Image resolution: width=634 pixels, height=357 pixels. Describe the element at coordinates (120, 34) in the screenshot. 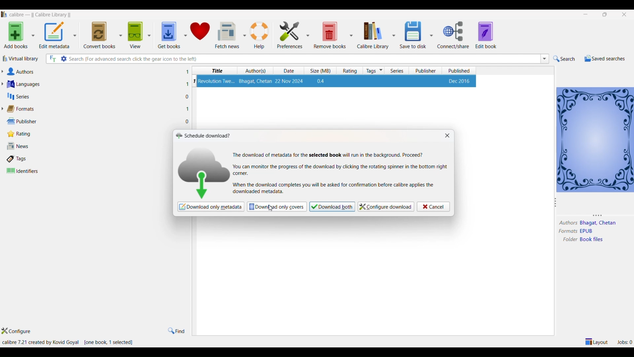

I see `convert books options dropdown button` at that location.